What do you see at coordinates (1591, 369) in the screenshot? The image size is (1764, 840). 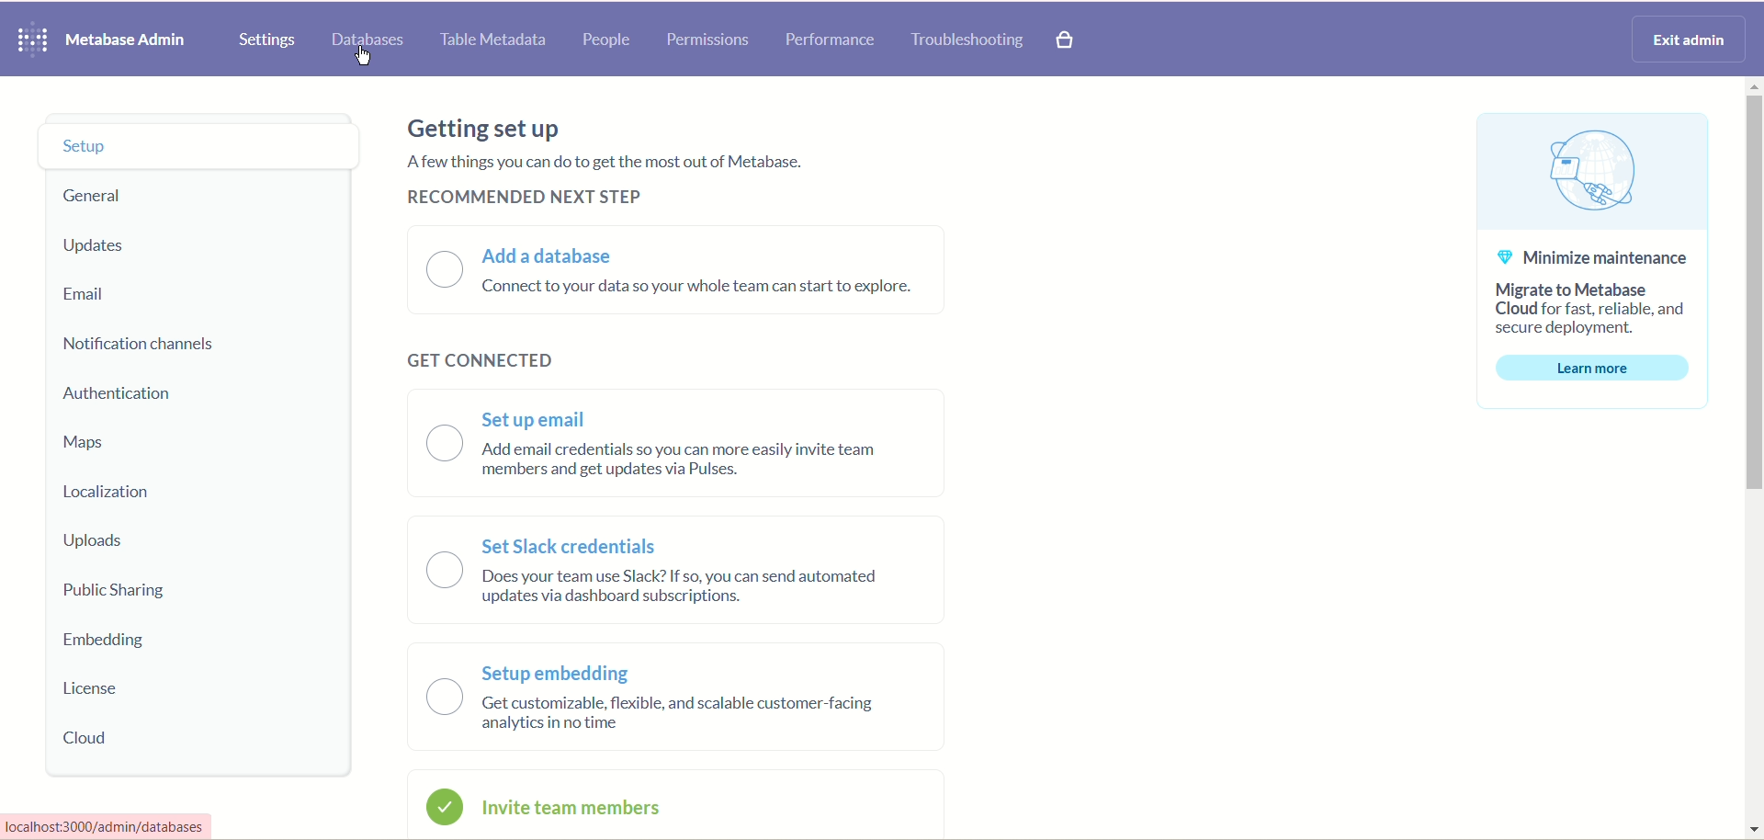 I see `learn more` at bounding box center [1591, 369].